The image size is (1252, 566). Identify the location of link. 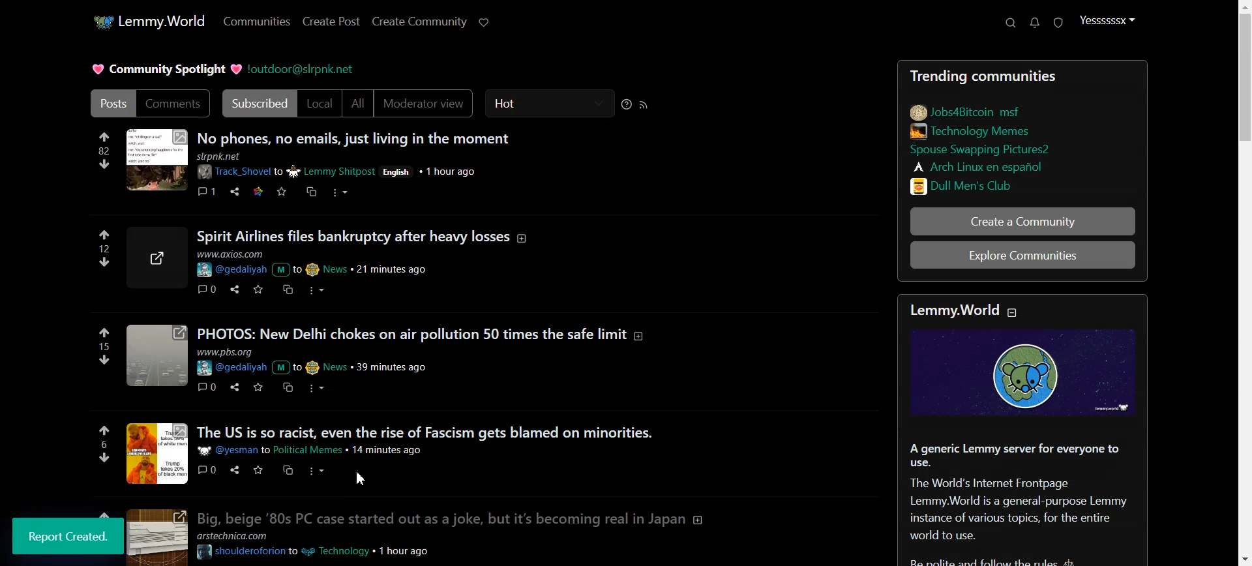
(981, 166).